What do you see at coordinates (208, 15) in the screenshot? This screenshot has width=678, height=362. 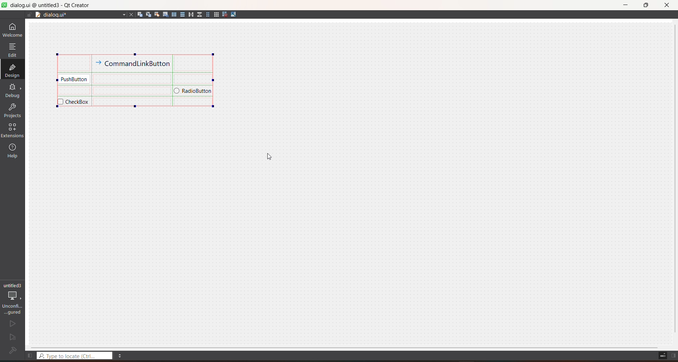 I see `layout in a form` at bounding box center [208, 15].